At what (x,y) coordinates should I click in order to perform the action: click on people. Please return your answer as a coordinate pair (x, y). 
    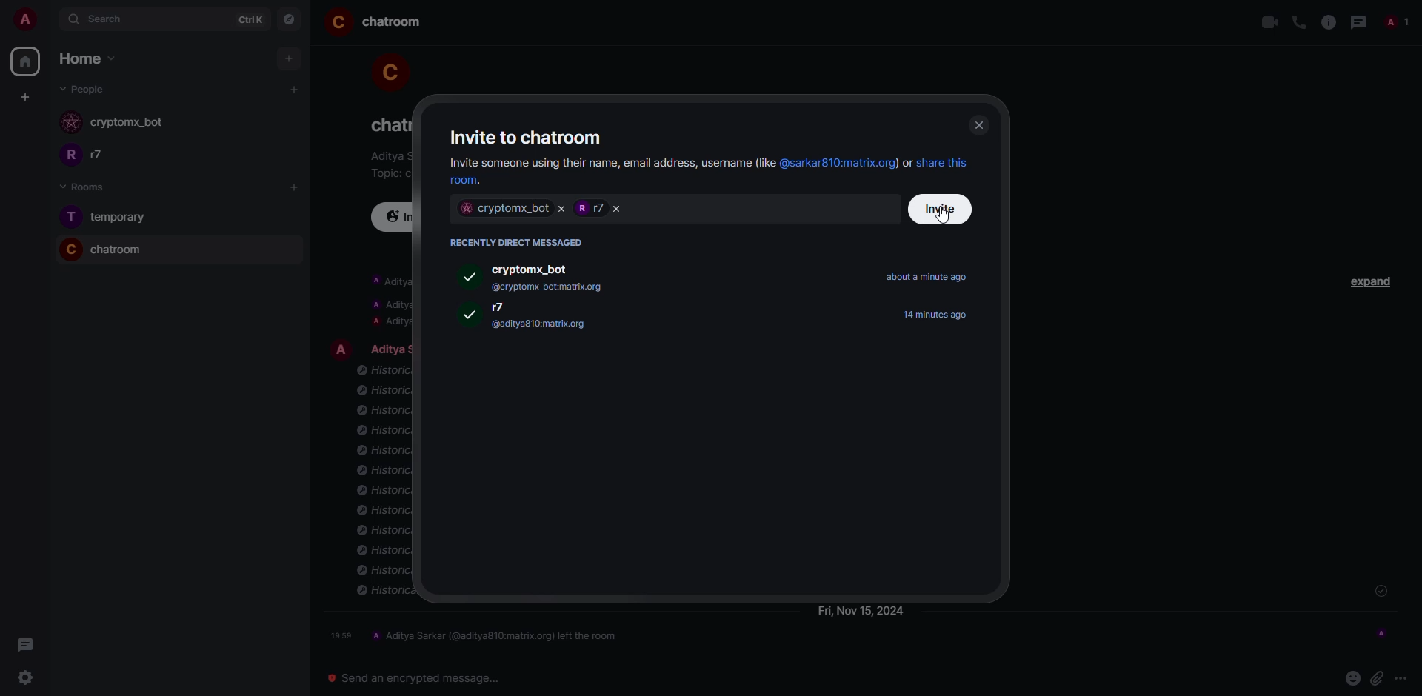
    Looking at the image, I should click on (589, 207).